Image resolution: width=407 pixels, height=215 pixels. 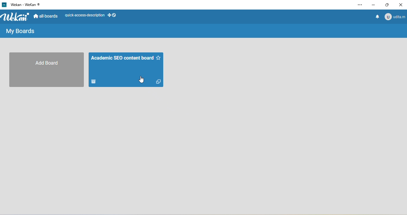 I want to click on quick access, so click(x=92, y=15).